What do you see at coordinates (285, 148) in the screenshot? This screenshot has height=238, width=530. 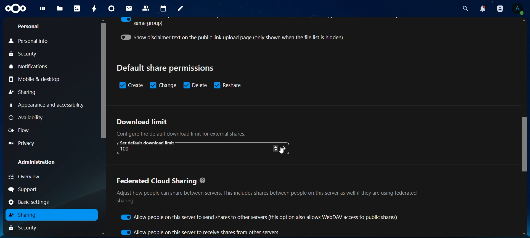 I see `icon` at bounding box center [285, 148].